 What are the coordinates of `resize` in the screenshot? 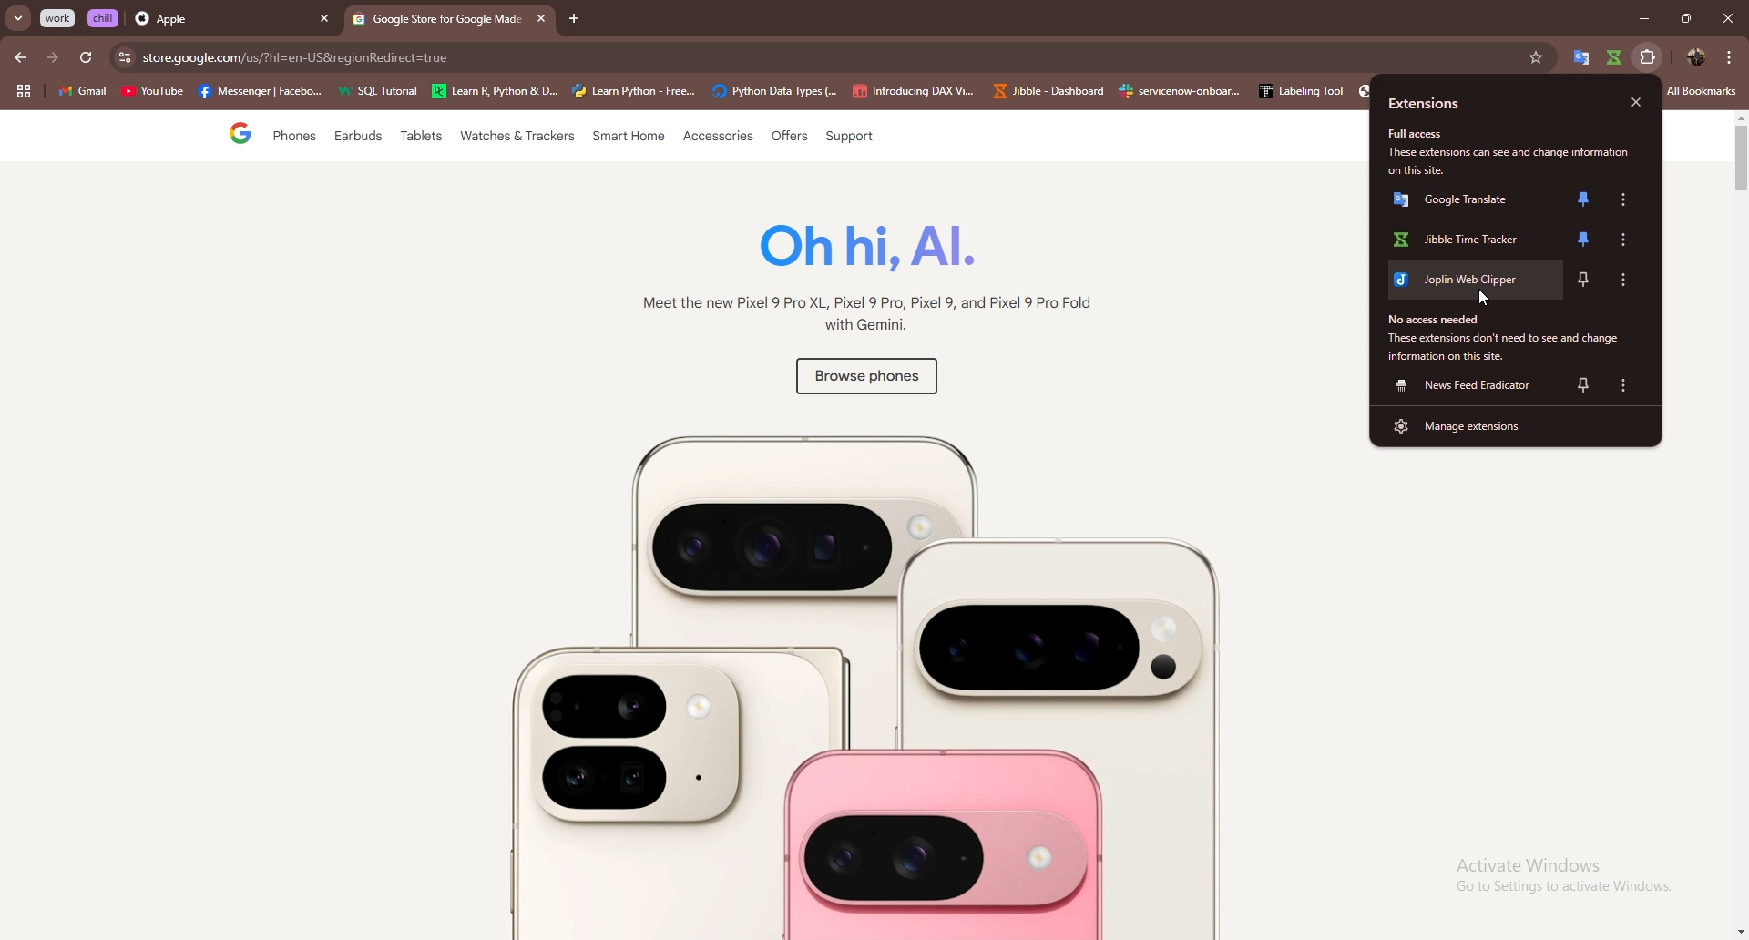 It's located at (1685, 18).